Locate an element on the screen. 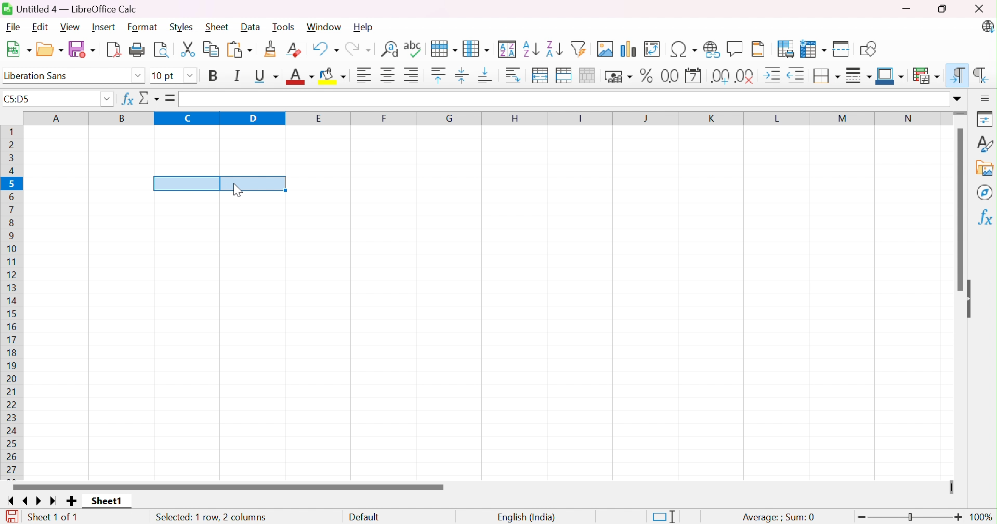  Average: ;Sum: 0 is located at coordinates (778, 516).